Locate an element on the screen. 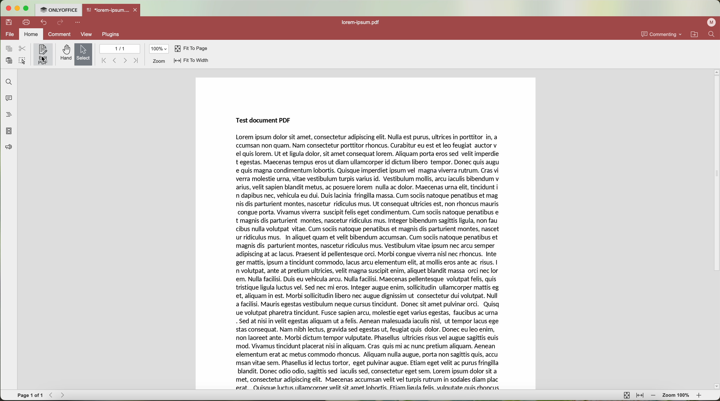 This screenshot has width=720, height=401. zoom 100% is located at coordinates (676, 396).